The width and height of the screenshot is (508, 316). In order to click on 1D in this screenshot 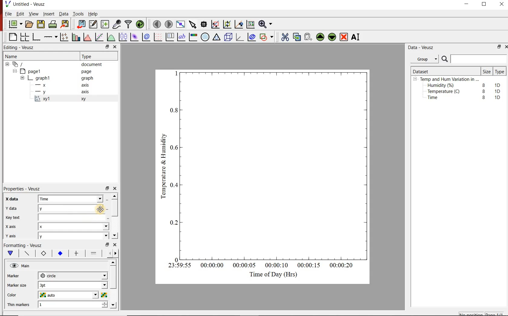, I will do `click(497, 97)`.